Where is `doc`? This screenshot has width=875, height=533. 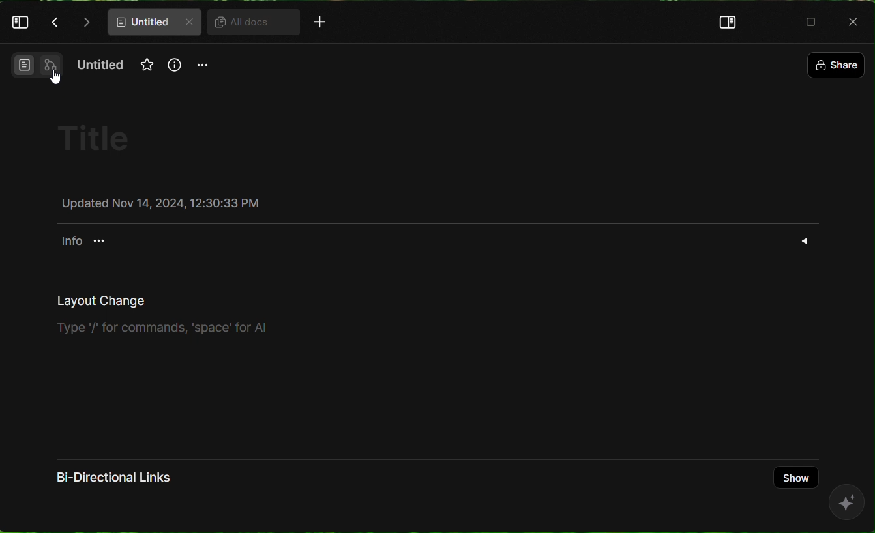 doc is located at coordinates (155, 22).